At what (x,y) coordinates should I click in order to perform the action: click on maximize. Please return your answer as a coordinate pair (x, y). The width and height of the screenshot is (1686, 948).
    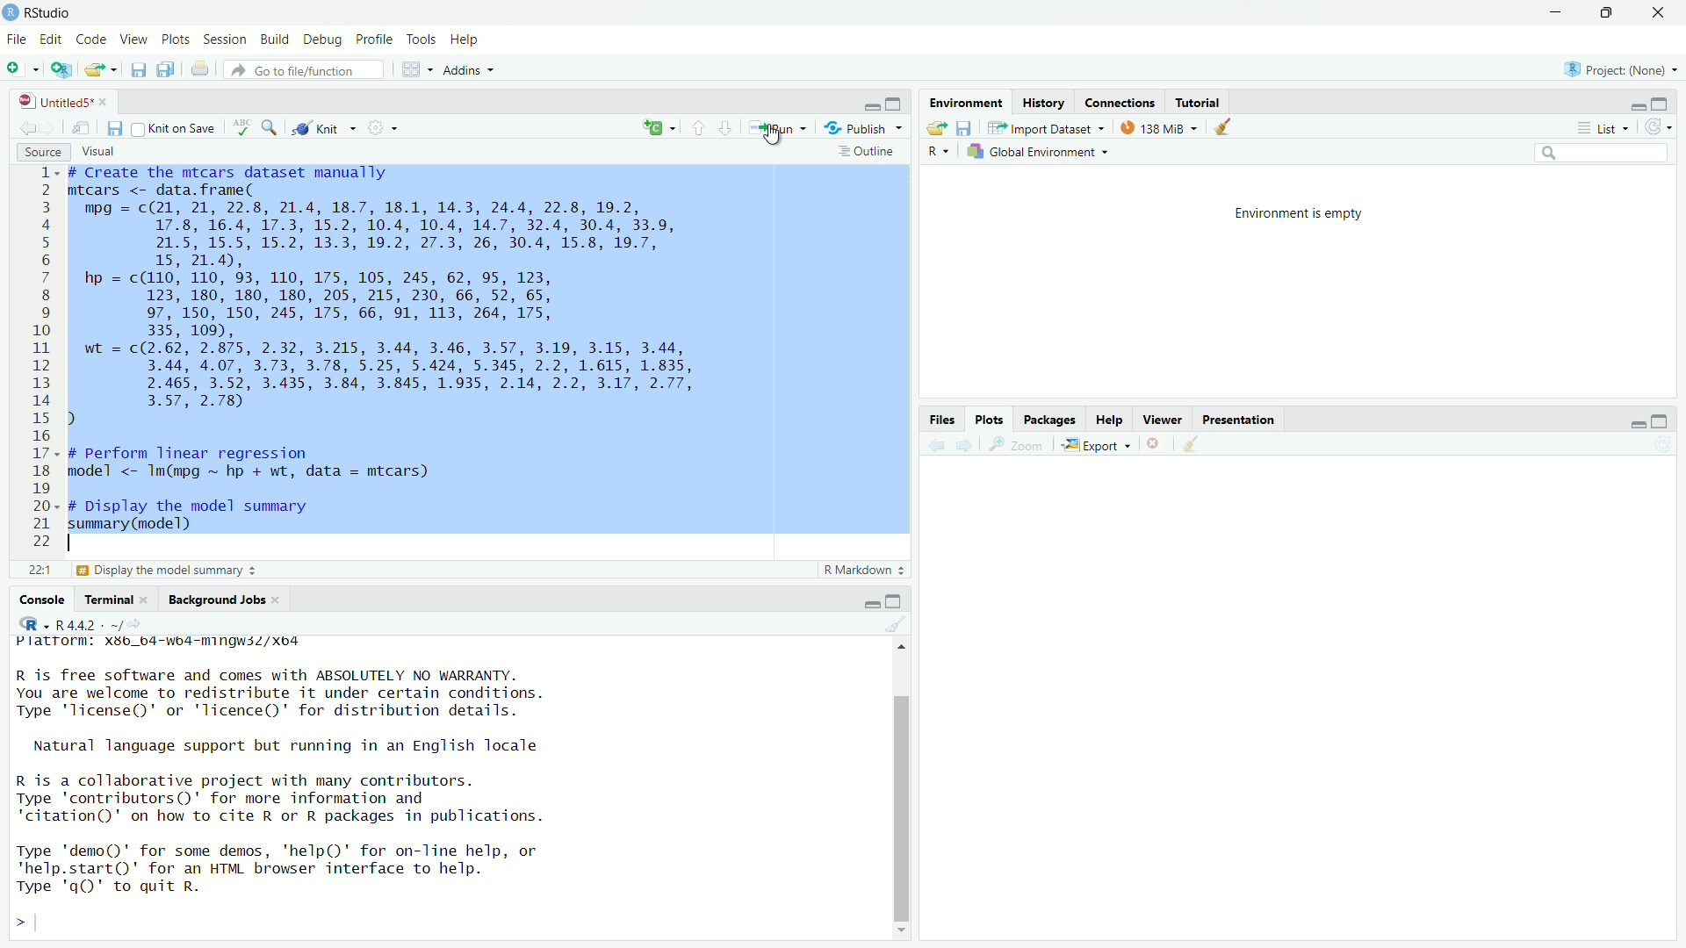
    Looking at the image, I should click on (895, 104).